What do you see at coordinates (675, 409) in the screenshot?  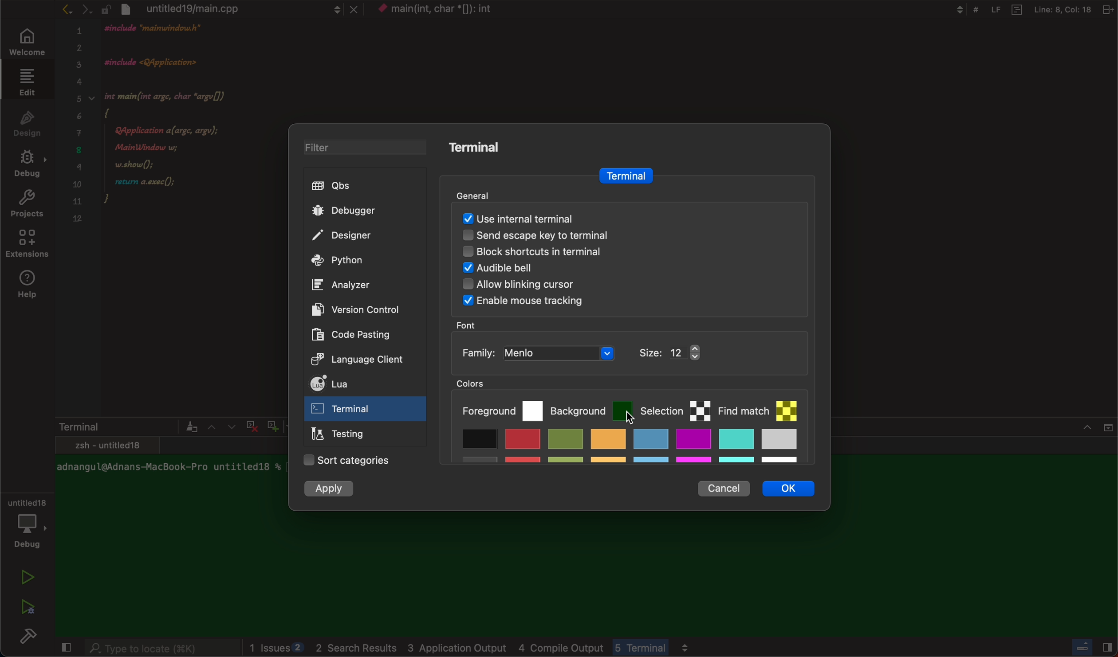 I see `selection` at bounding box center [675, 409].